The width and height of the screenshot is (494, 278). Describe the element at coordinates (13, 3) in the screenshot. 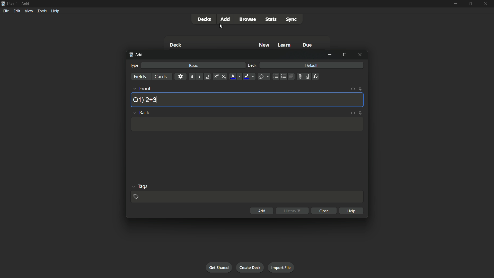

I see `user 1` at that location.